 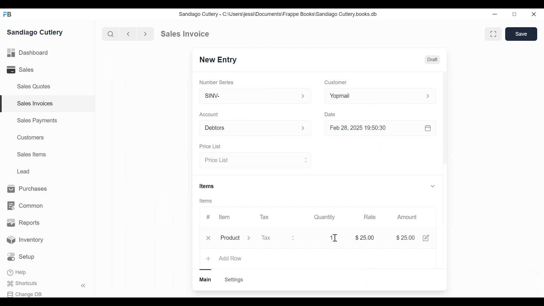 What do you see at coordinates (381, 129) in the screenshot?
I see `Feb 28, 2025 19:50:30 &` at bounding box center [381, 129].